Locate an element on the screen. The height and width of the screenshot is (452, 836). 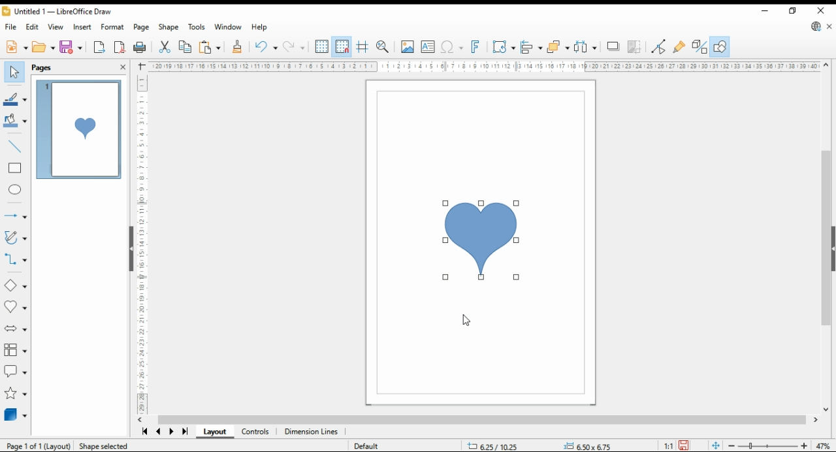
close formatting is located at coordinates (238, 46).